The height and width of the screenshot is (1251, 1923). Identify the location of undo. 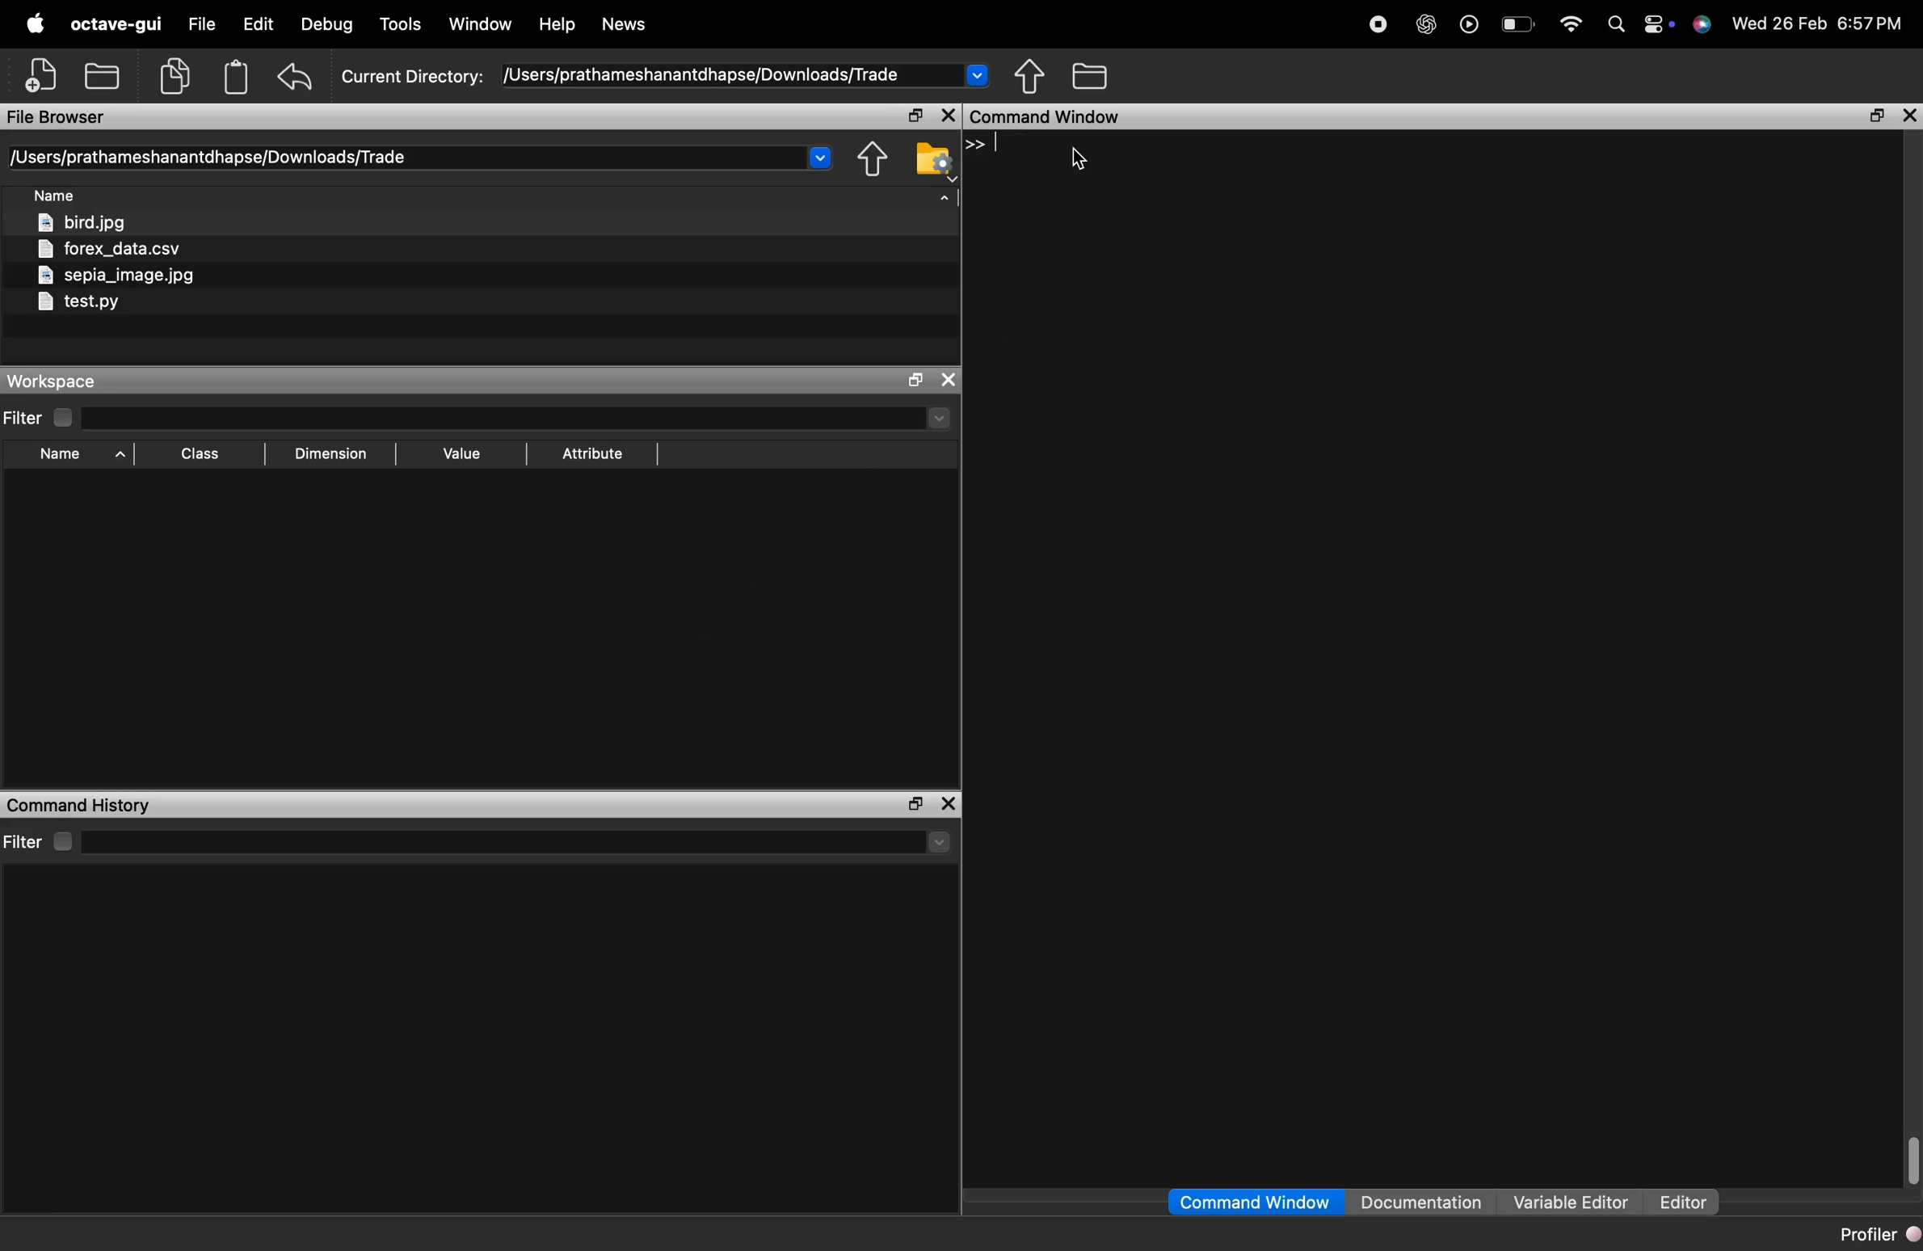
(296, 75).